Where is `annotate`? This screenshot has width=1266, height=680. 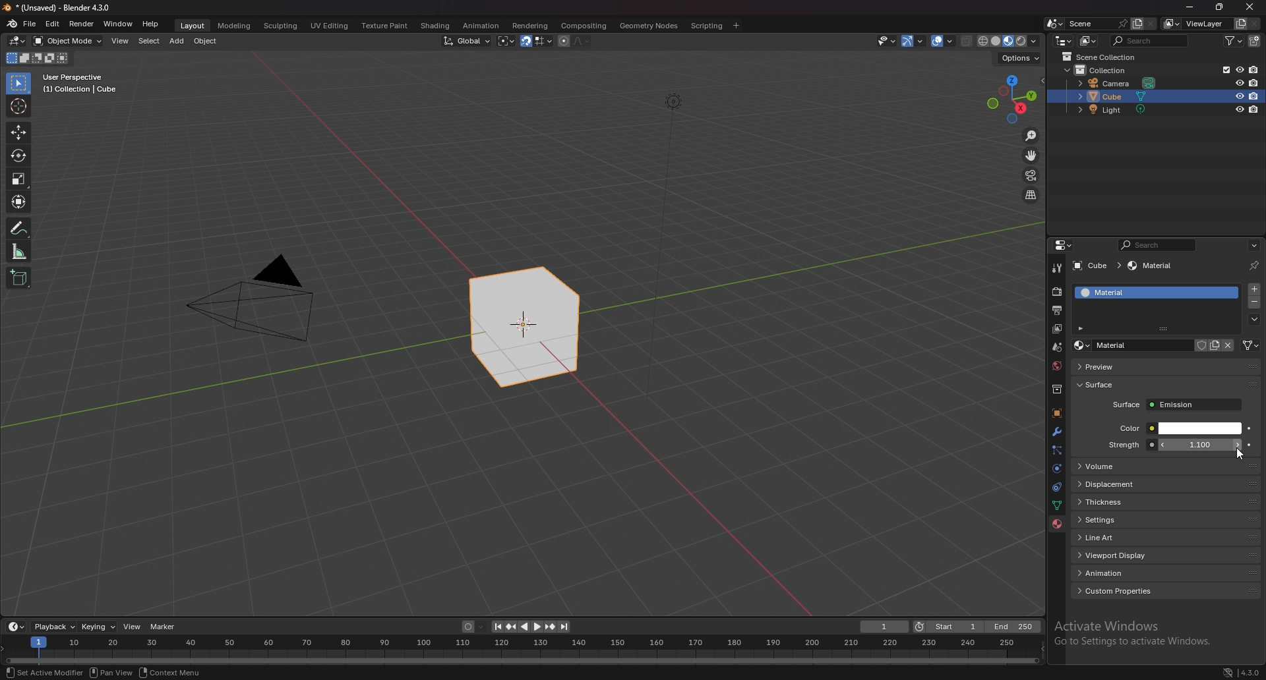
annotate is located at coordinates (19, 228).